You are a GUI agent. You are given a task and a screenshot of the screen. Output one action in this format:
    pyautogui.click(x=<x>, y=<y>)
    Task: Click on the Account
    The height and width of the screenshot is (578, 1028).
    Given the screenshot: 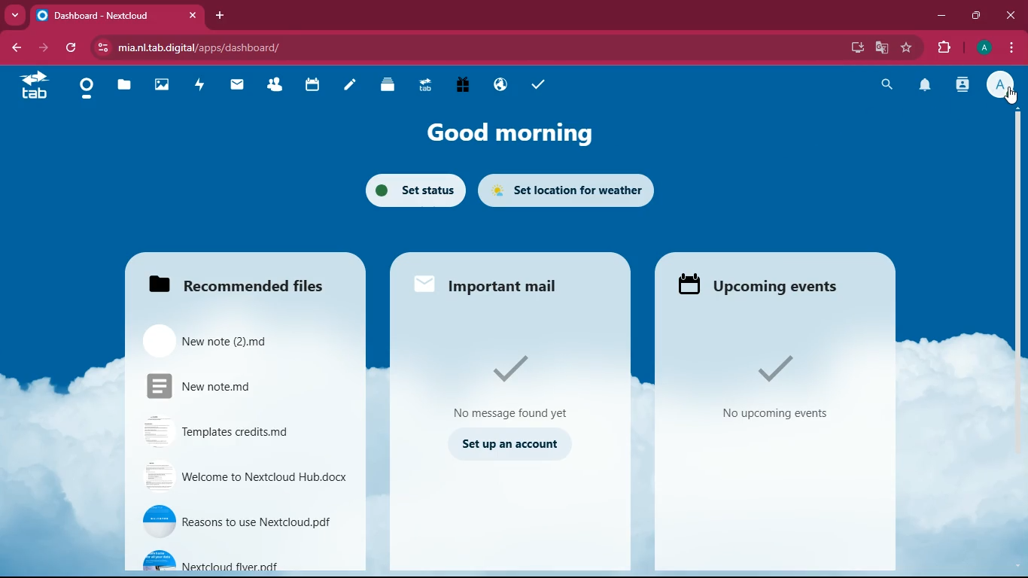 What is the action you would take?
    pyautogui.click(x=983, y=48)
    